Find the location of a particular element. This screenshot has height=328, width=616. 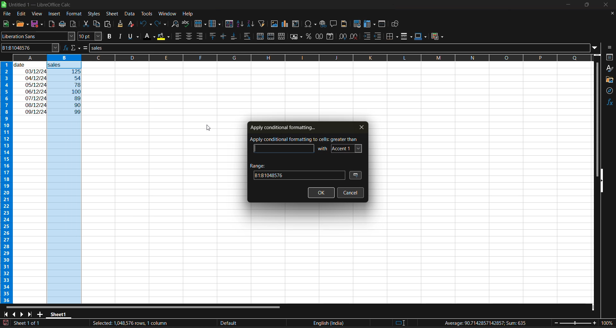

apply conditional formatting is located at coordinates (282, 127).